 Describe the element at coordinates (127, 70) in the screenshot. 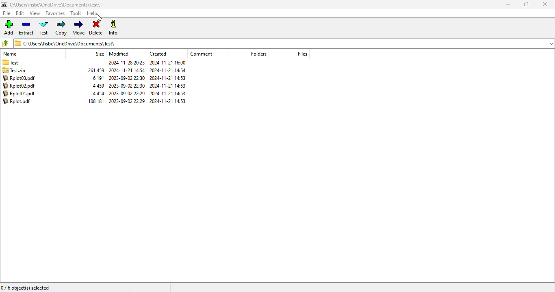

I see `2024-11-21 14:54` at that location.